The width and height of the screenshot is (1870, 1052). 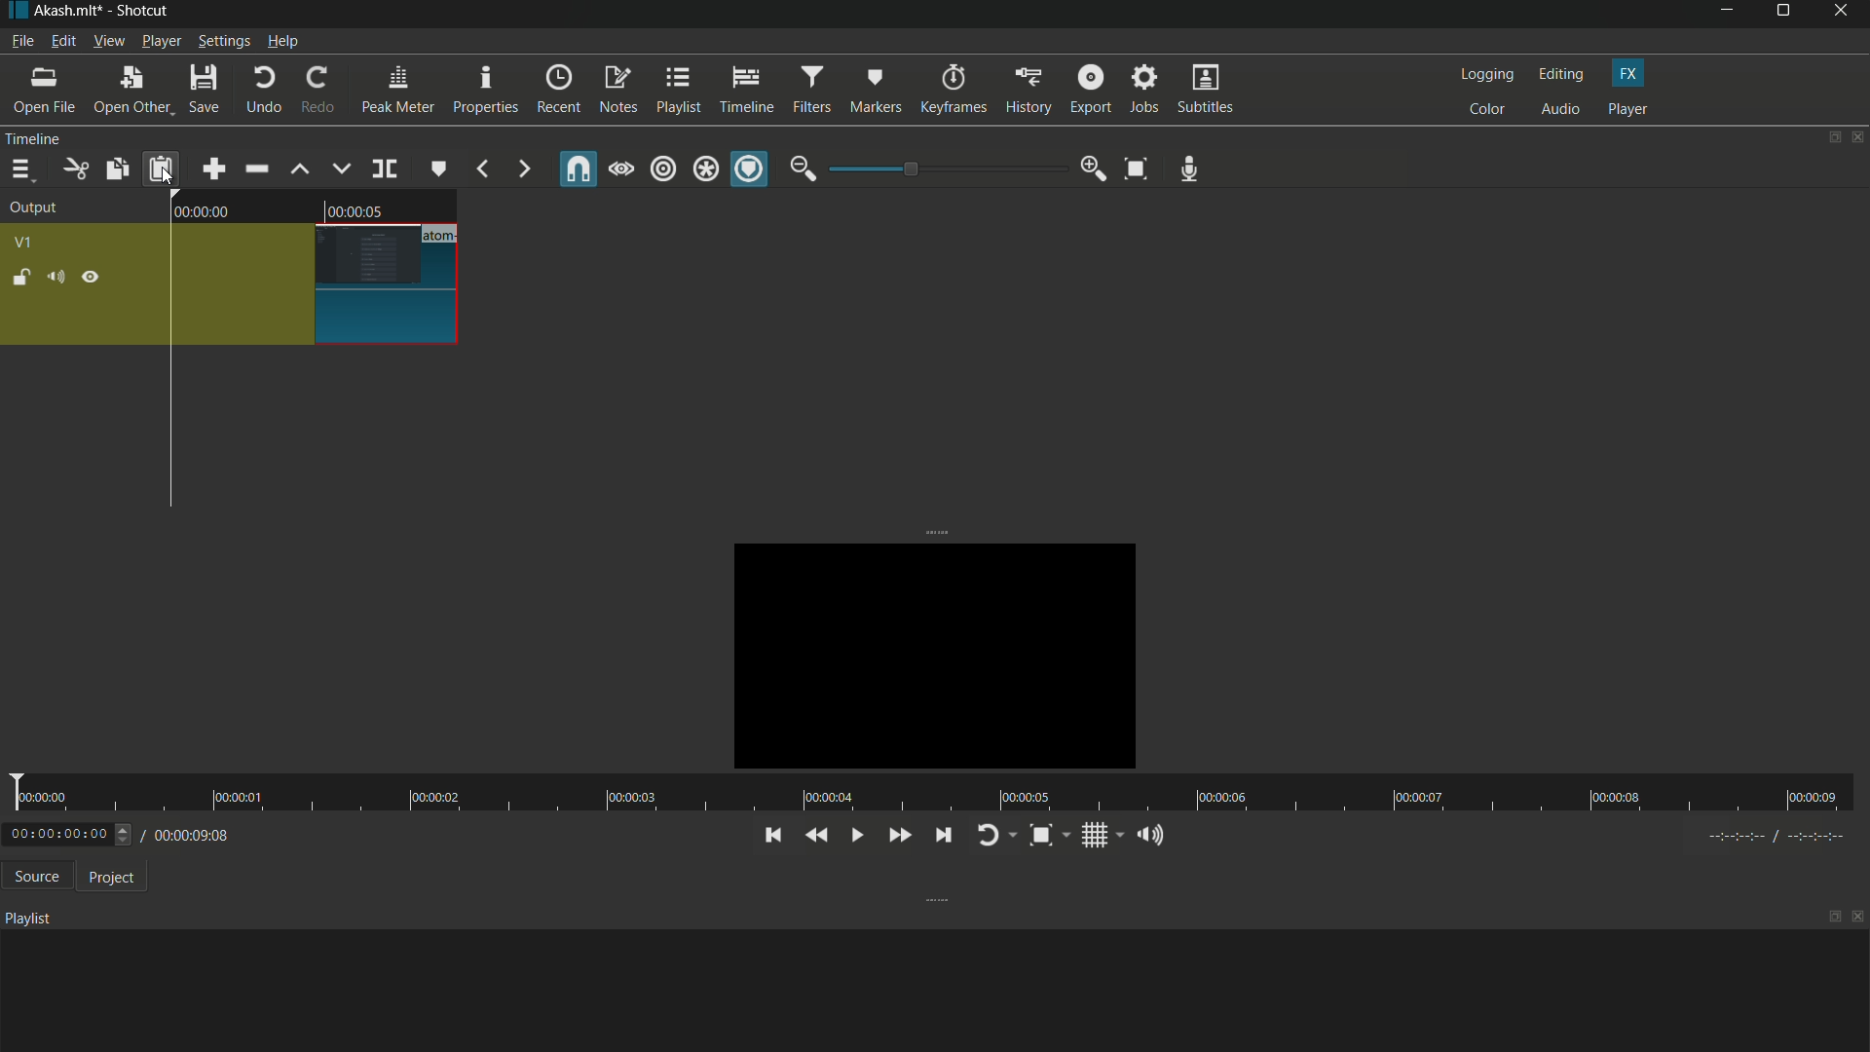 What do you see at coordinates (355, 207) in the screenshot?
I see `|00:00:05` at bounding box center [355, 207].